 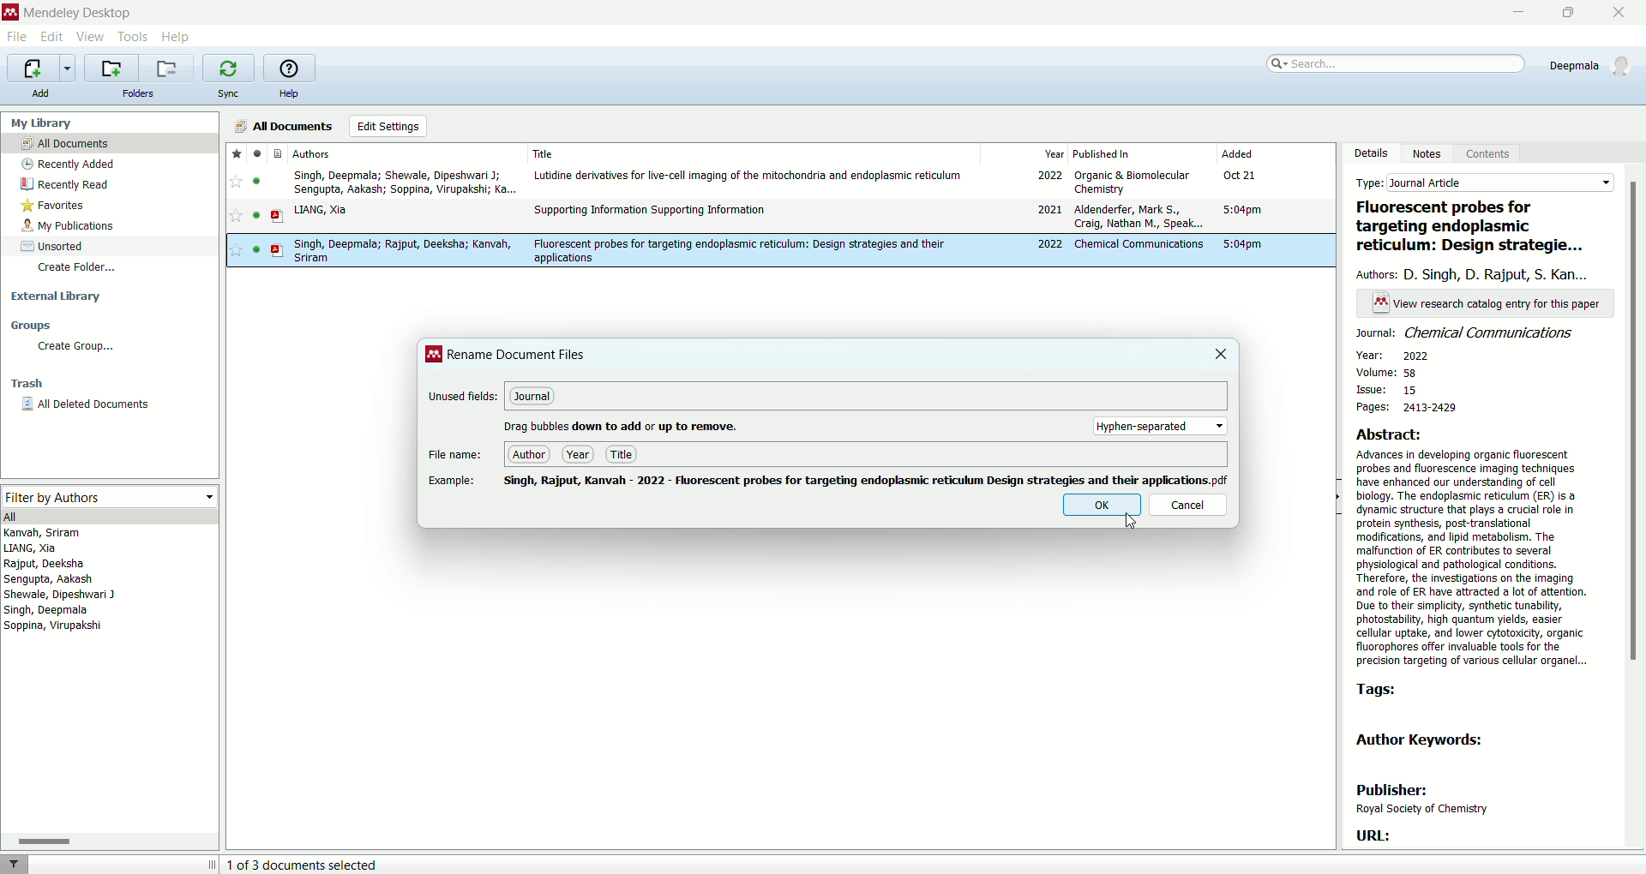 I want to click on Singh, Deepmala; Shewale, Dipeshwari J;
Sengupta, Aakash; Soppina, Virupakshi; Ka..., so click(x=401, y=182).